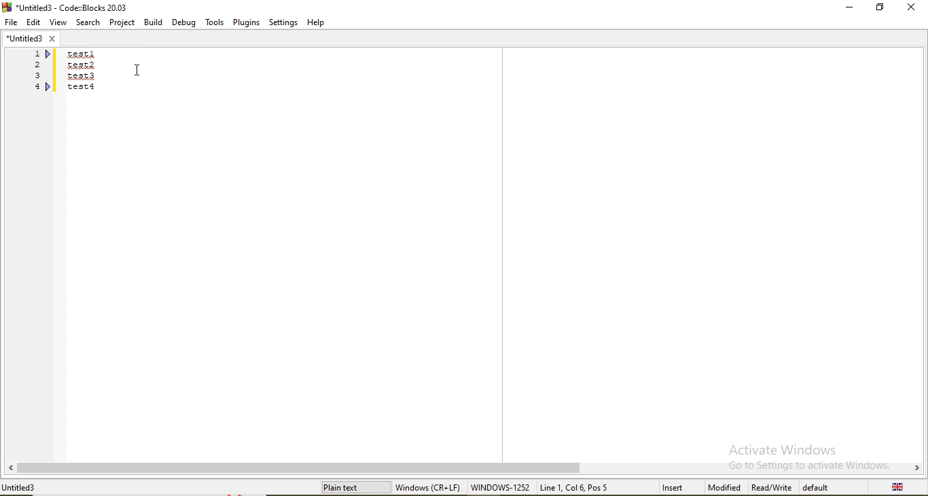 This screenshot has height=496, width=928. I want to click on logo, so click(69, 6).